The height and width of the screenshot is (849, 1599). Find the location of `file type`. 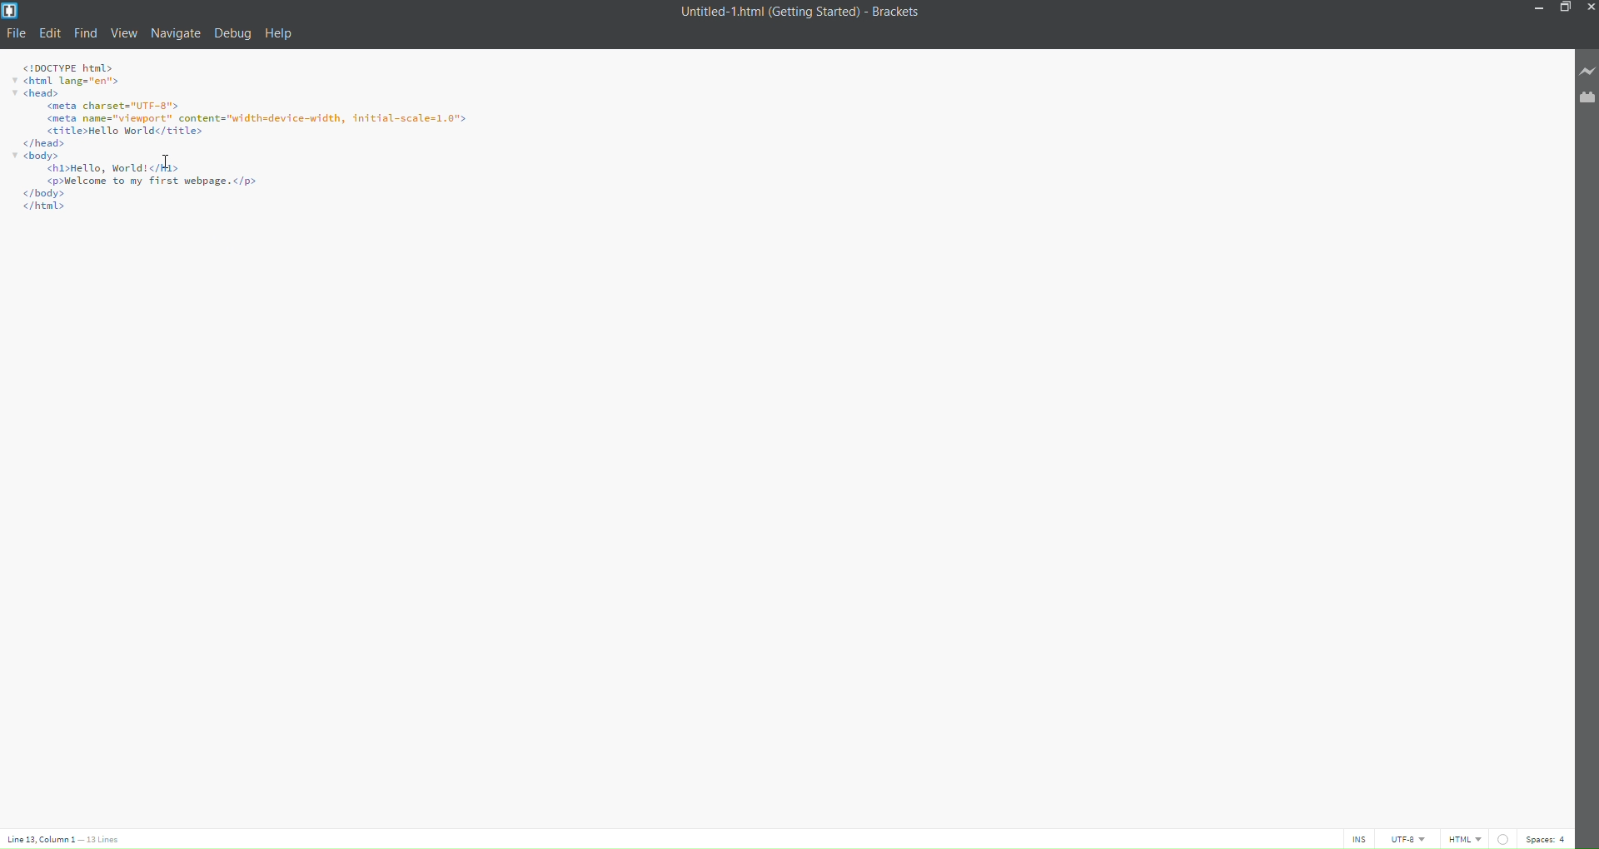

file type is located at coordinates (1465, 839).